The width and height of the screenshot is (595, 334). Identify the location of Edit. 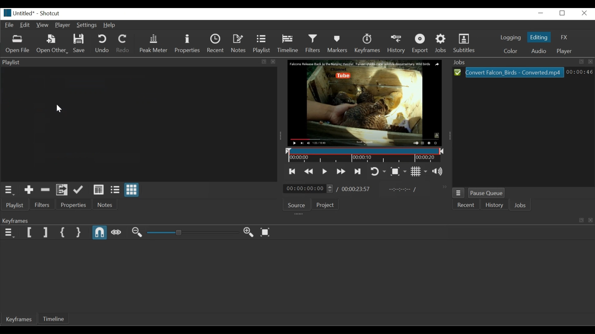
(25, 25).